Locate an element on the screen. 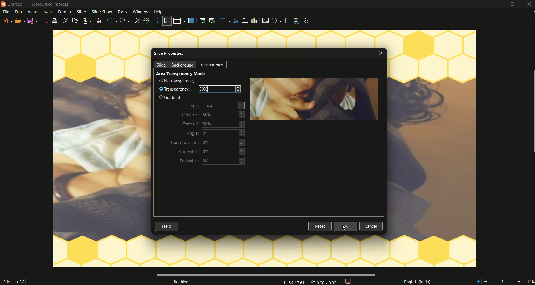  tools is located at coordinates (122, 12).